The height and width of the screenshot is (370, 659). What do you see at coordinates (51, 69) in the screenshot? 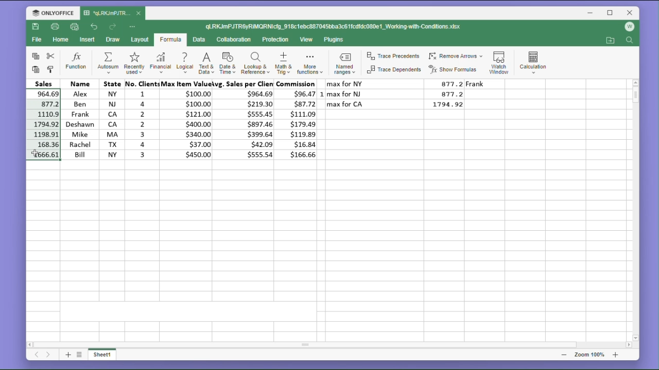
I see `format painter` at bounding box center [51, 69].